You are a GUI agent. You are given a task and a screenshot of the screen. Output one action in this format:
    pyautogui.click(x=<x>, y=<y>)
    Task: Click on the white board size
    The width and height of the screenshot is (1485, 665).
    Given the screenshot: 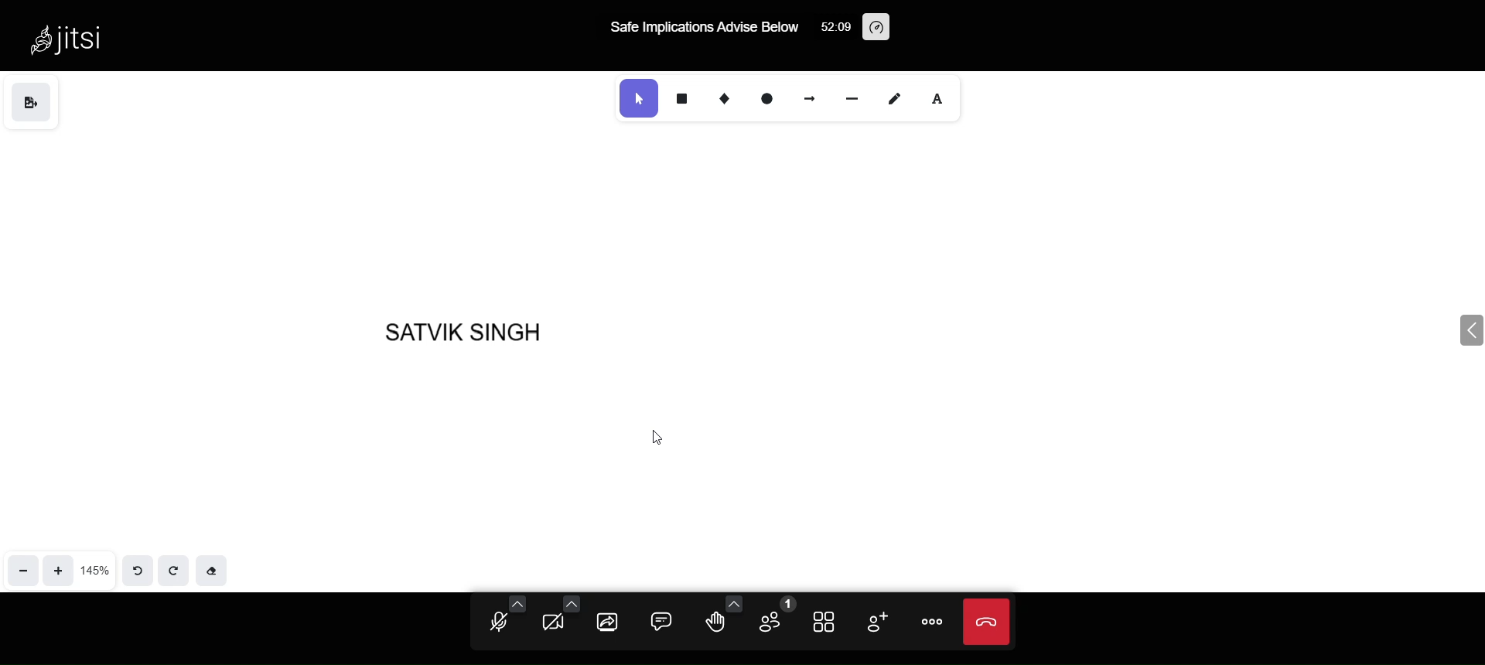 What is the action you would take?
    pyautogui.click(x=95, y=569)
    